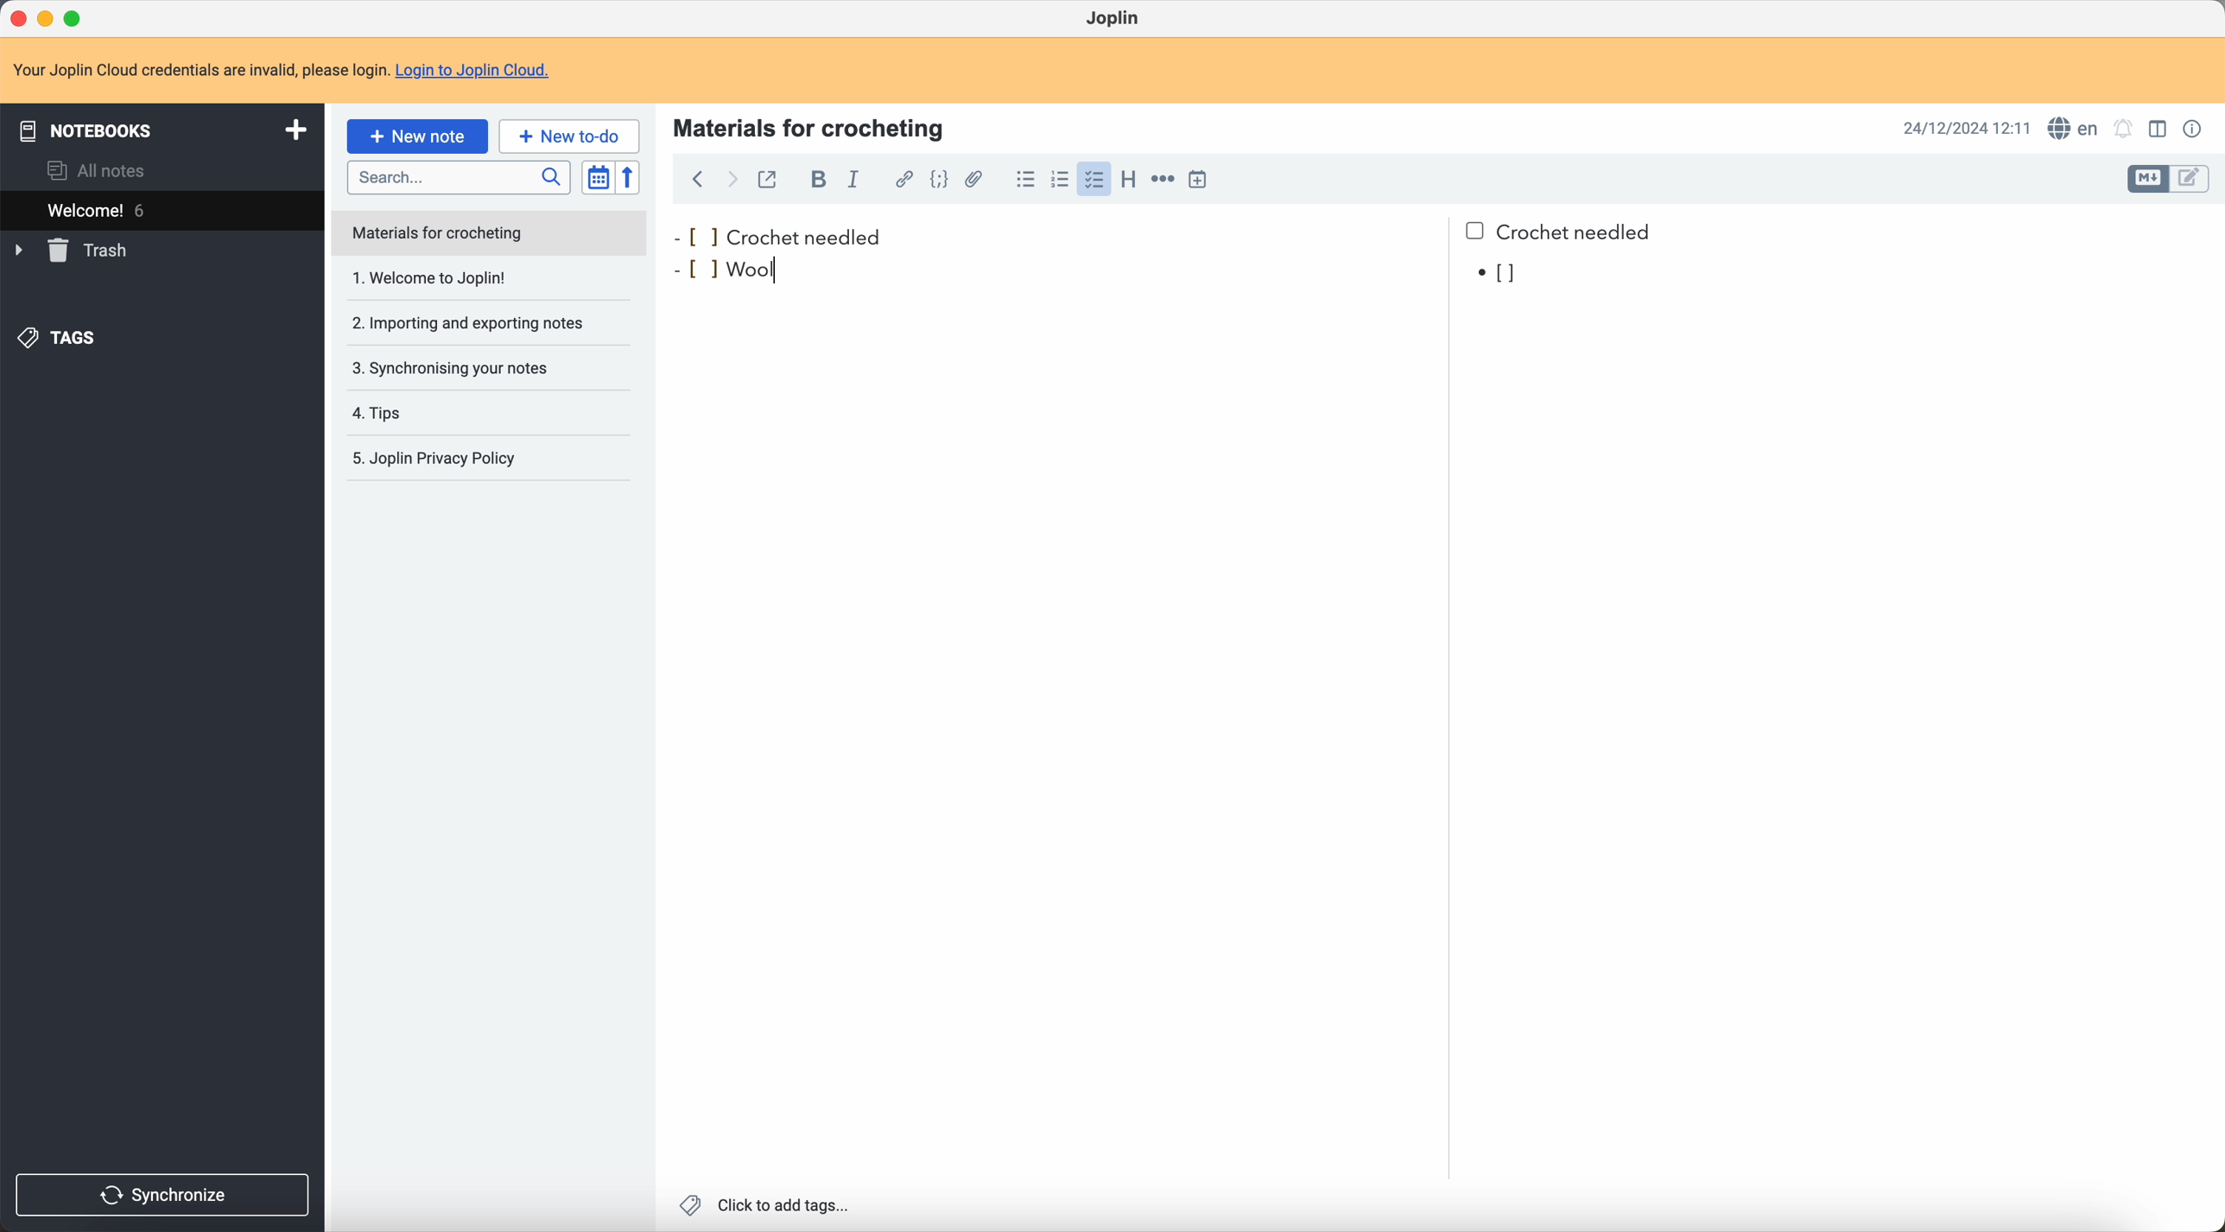 The width and height of the screenshot is (2225, 1232). I want to click on reverse sort order, so click(631, 178).